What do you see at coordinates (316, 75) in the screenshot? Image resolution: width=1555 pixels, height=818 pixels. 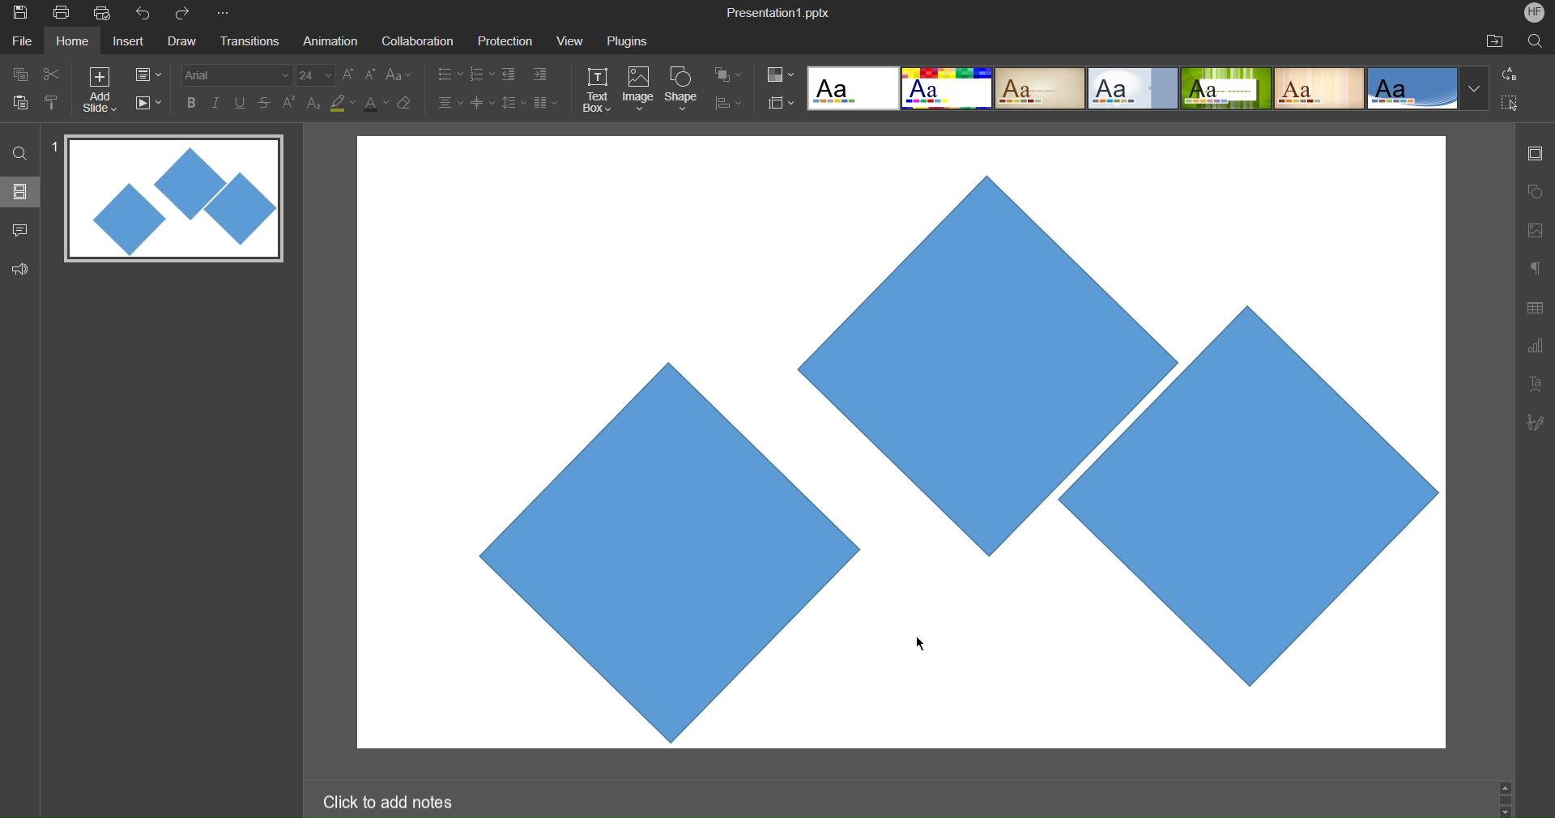 I see `Font Size` at bounding box center [316, 75].